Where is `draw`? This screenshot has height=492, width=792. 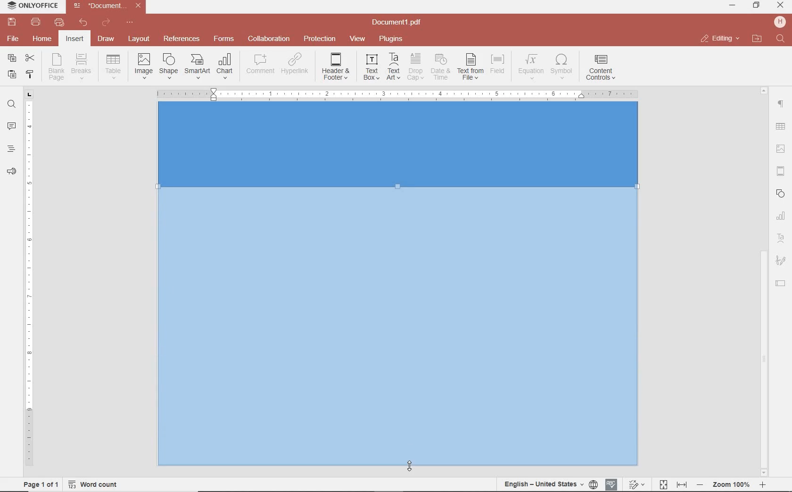
draw is located at coordinates (107, 38).